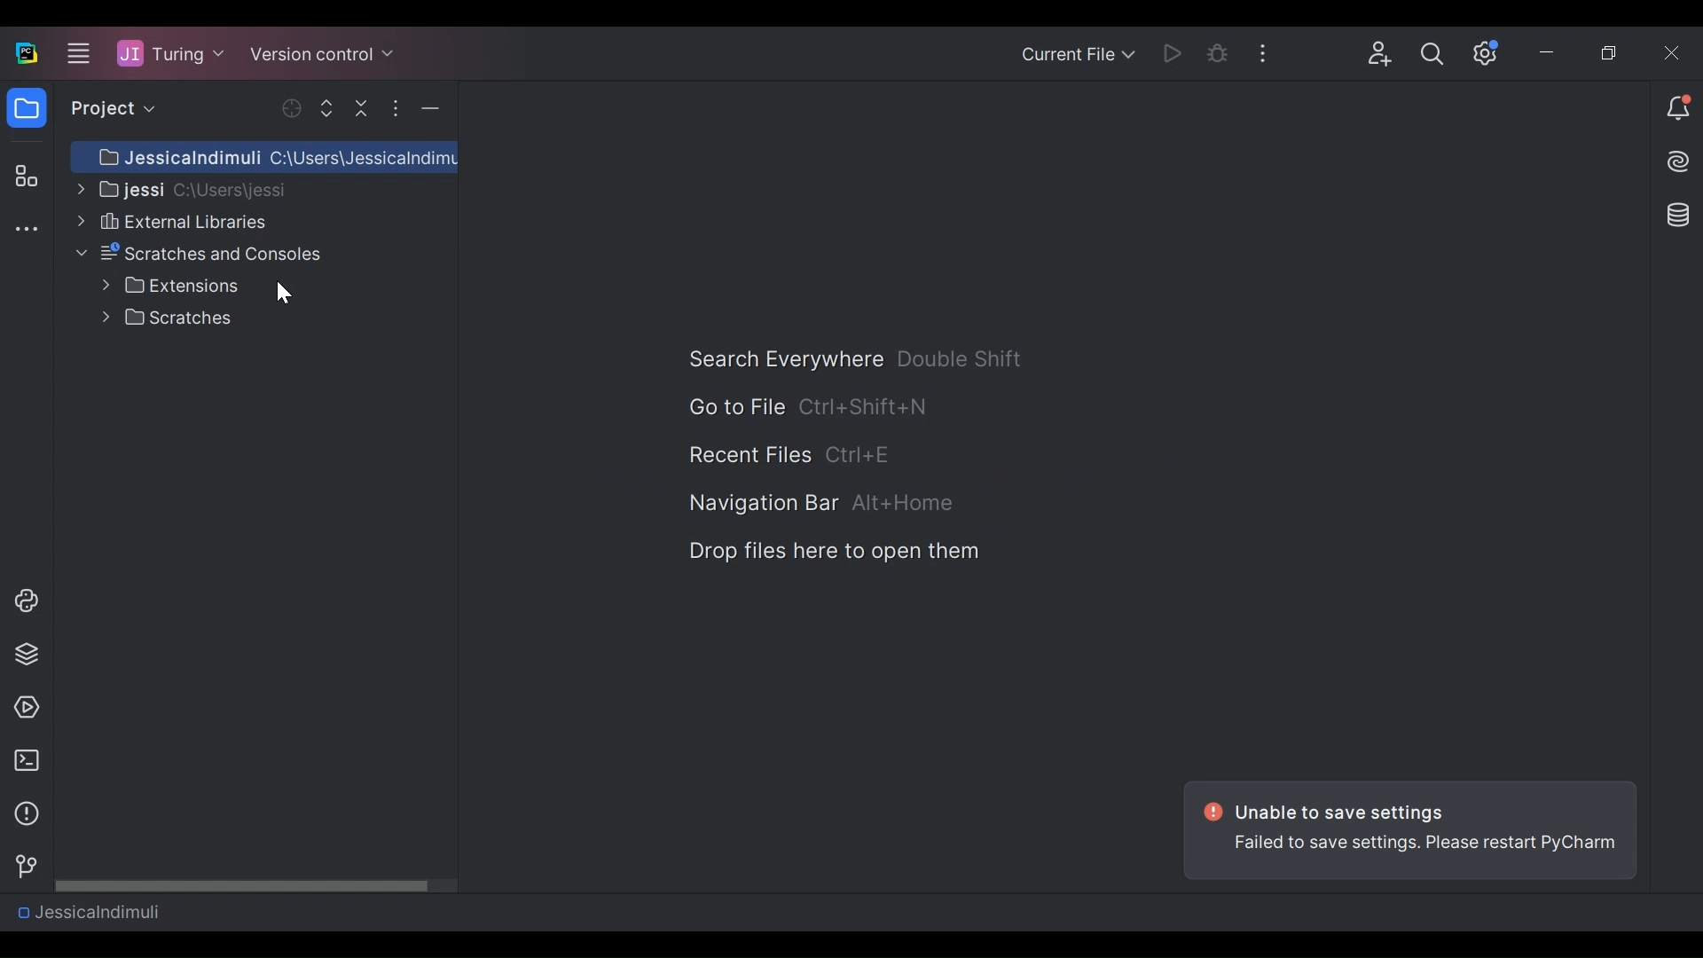 The image size is (1703, 958). I want to click on Go To files, so click(734, 406).